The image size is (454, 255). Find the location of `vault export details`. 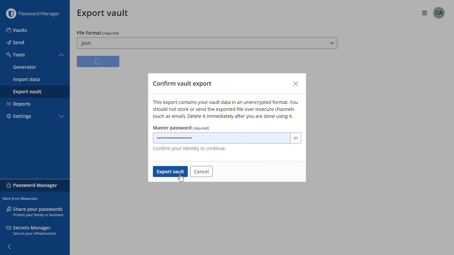

vault export details is located at coordinates (226, 109).